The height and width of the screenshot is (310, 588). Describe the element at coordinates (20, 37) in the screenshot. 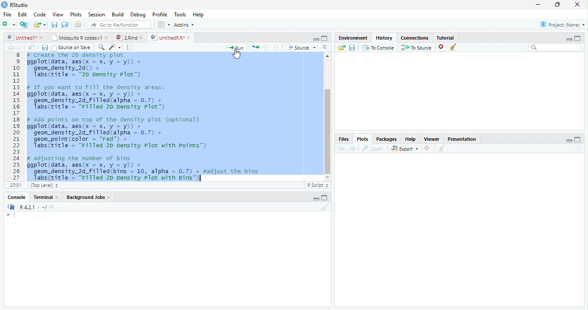

I see `Untitled1` at that location.